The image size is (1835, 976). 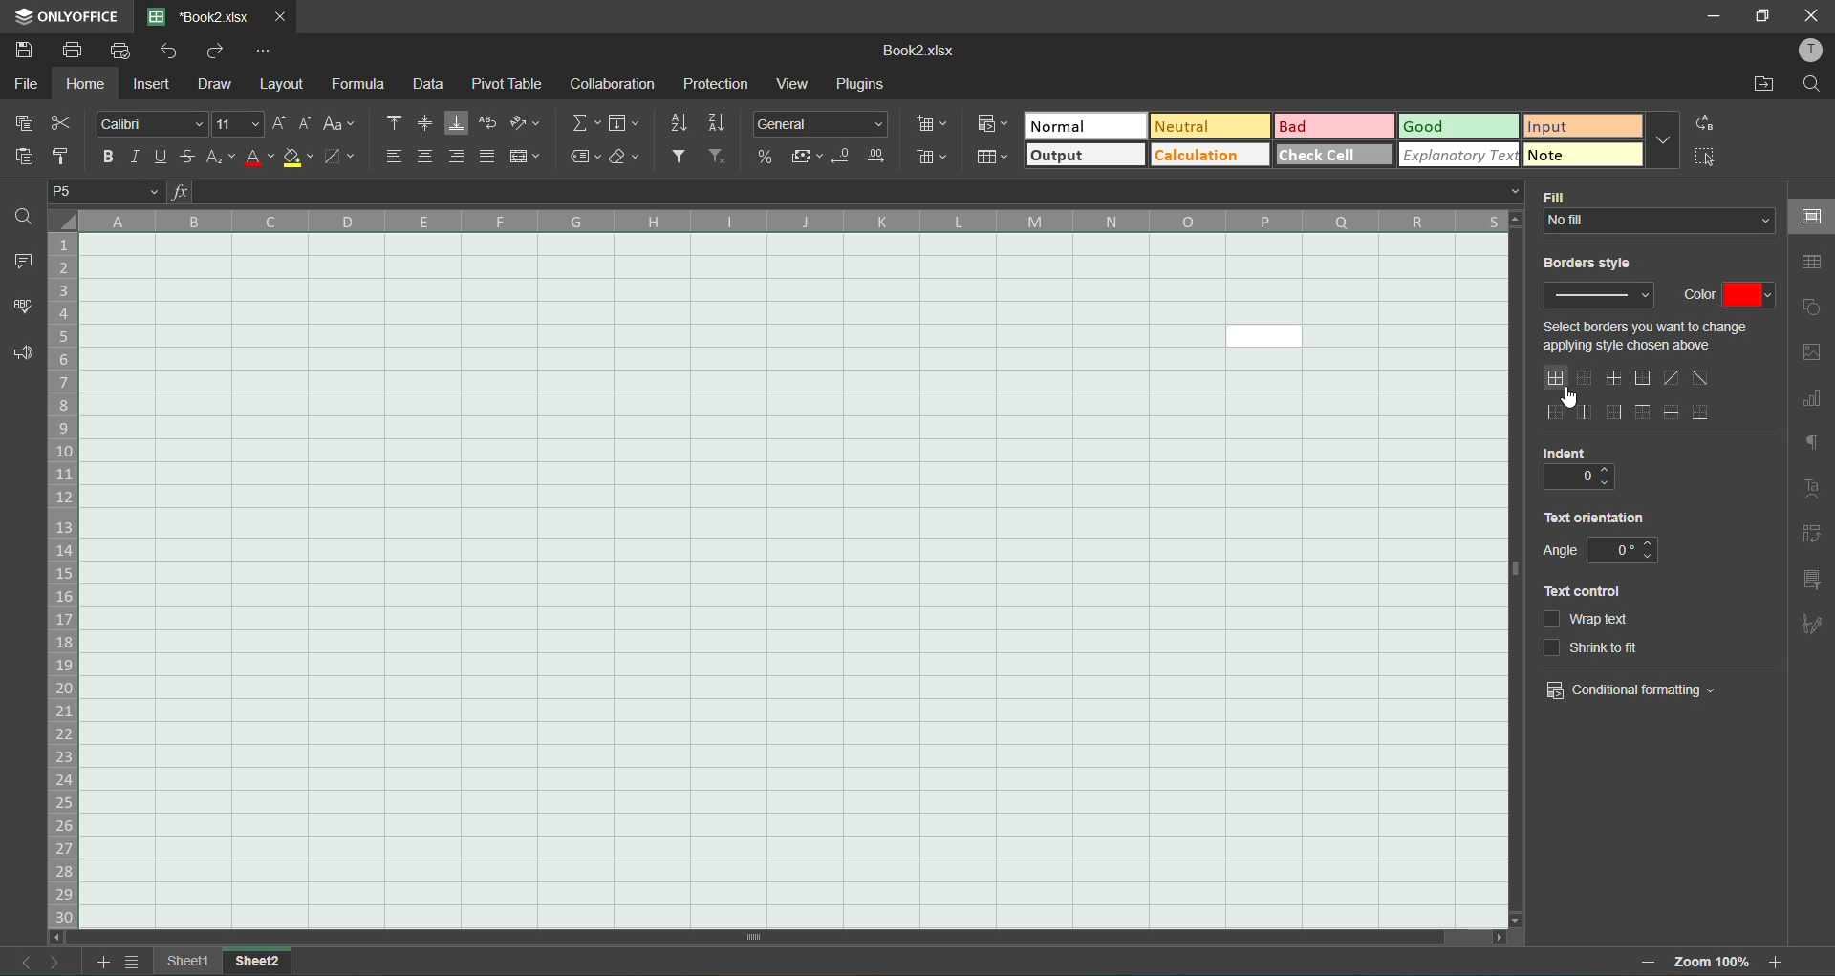 What do you see at coordinates (1331, 152) in the screenshot?
I see `check cell` at bounding box center [1331, 152].